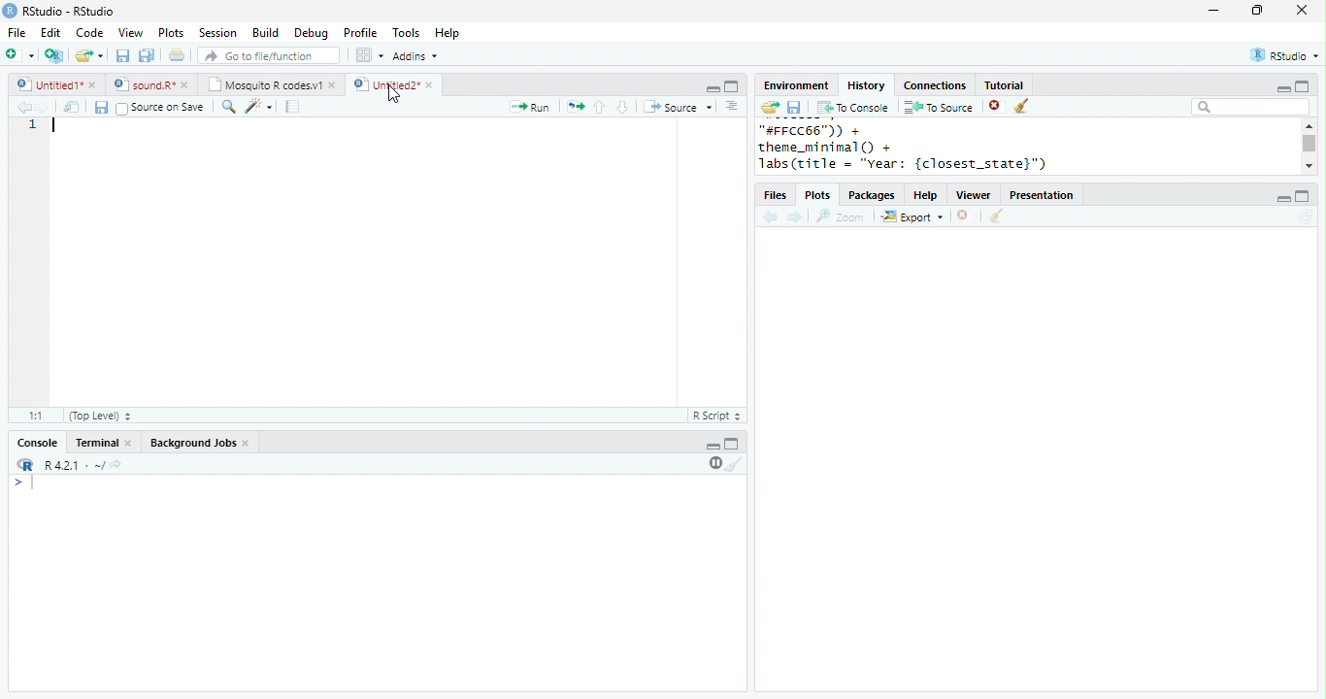 The width and height of the screenshot is (1326, 699). Describe the element at coordinates (841, 216) in the screenshot. I see `Zoom` at that location.